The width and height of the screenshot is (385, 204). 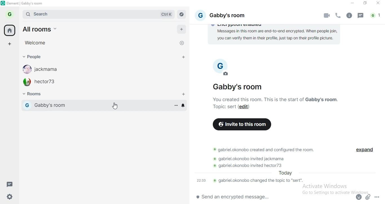 I want to click on rooms, so click(x=36, y=94).